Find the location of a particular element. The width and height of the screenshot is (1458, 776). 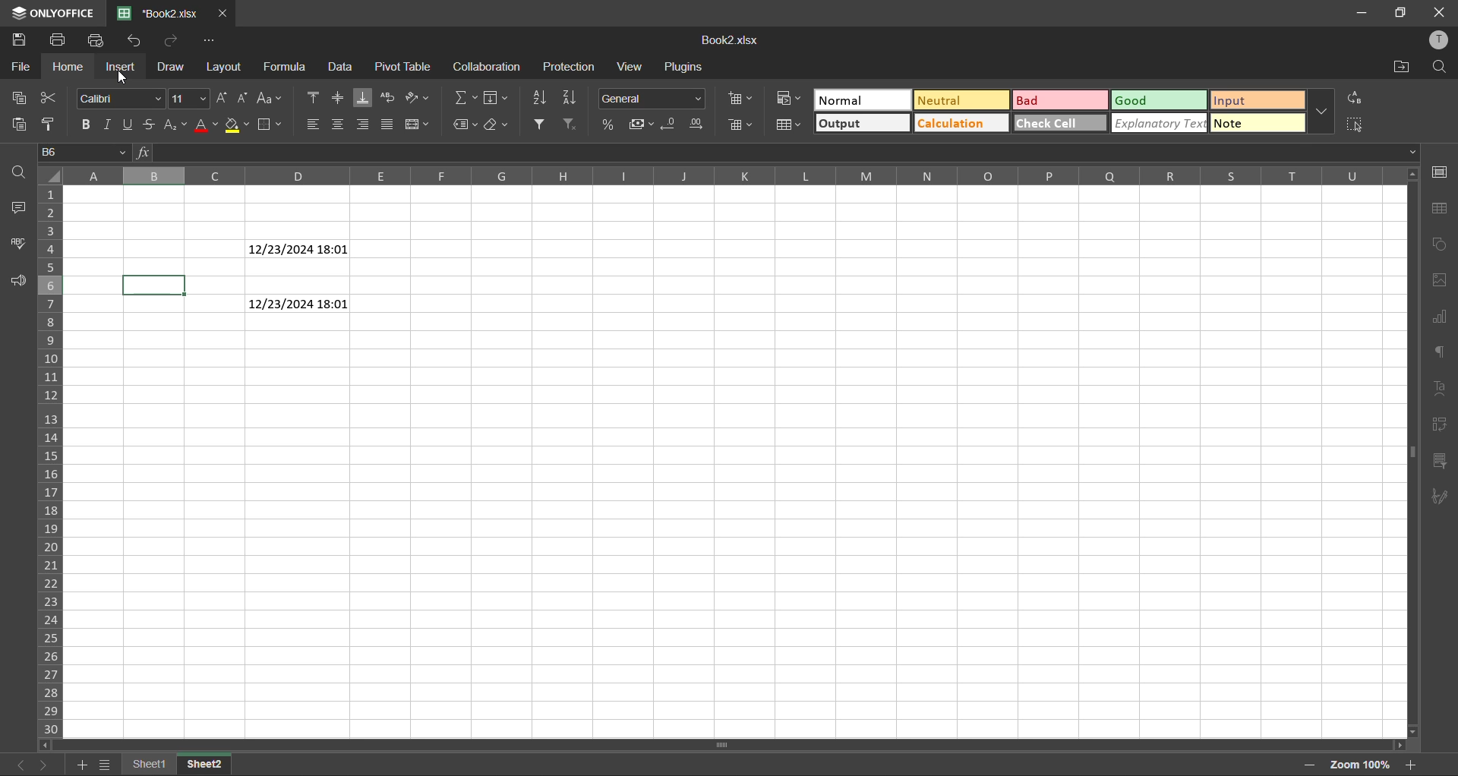

pivot table is located at coordinates (406, 67).